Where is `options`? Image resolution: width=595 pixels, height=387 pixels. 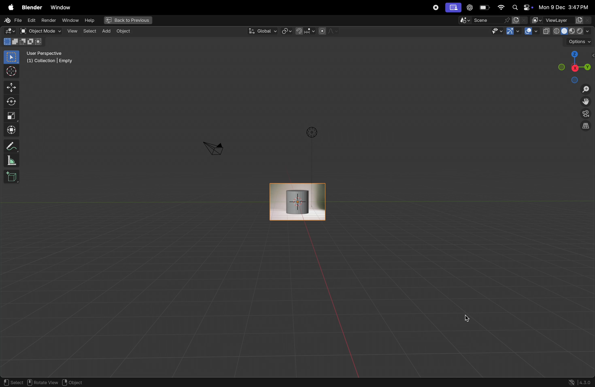
options is located at coordinates (311, 132).